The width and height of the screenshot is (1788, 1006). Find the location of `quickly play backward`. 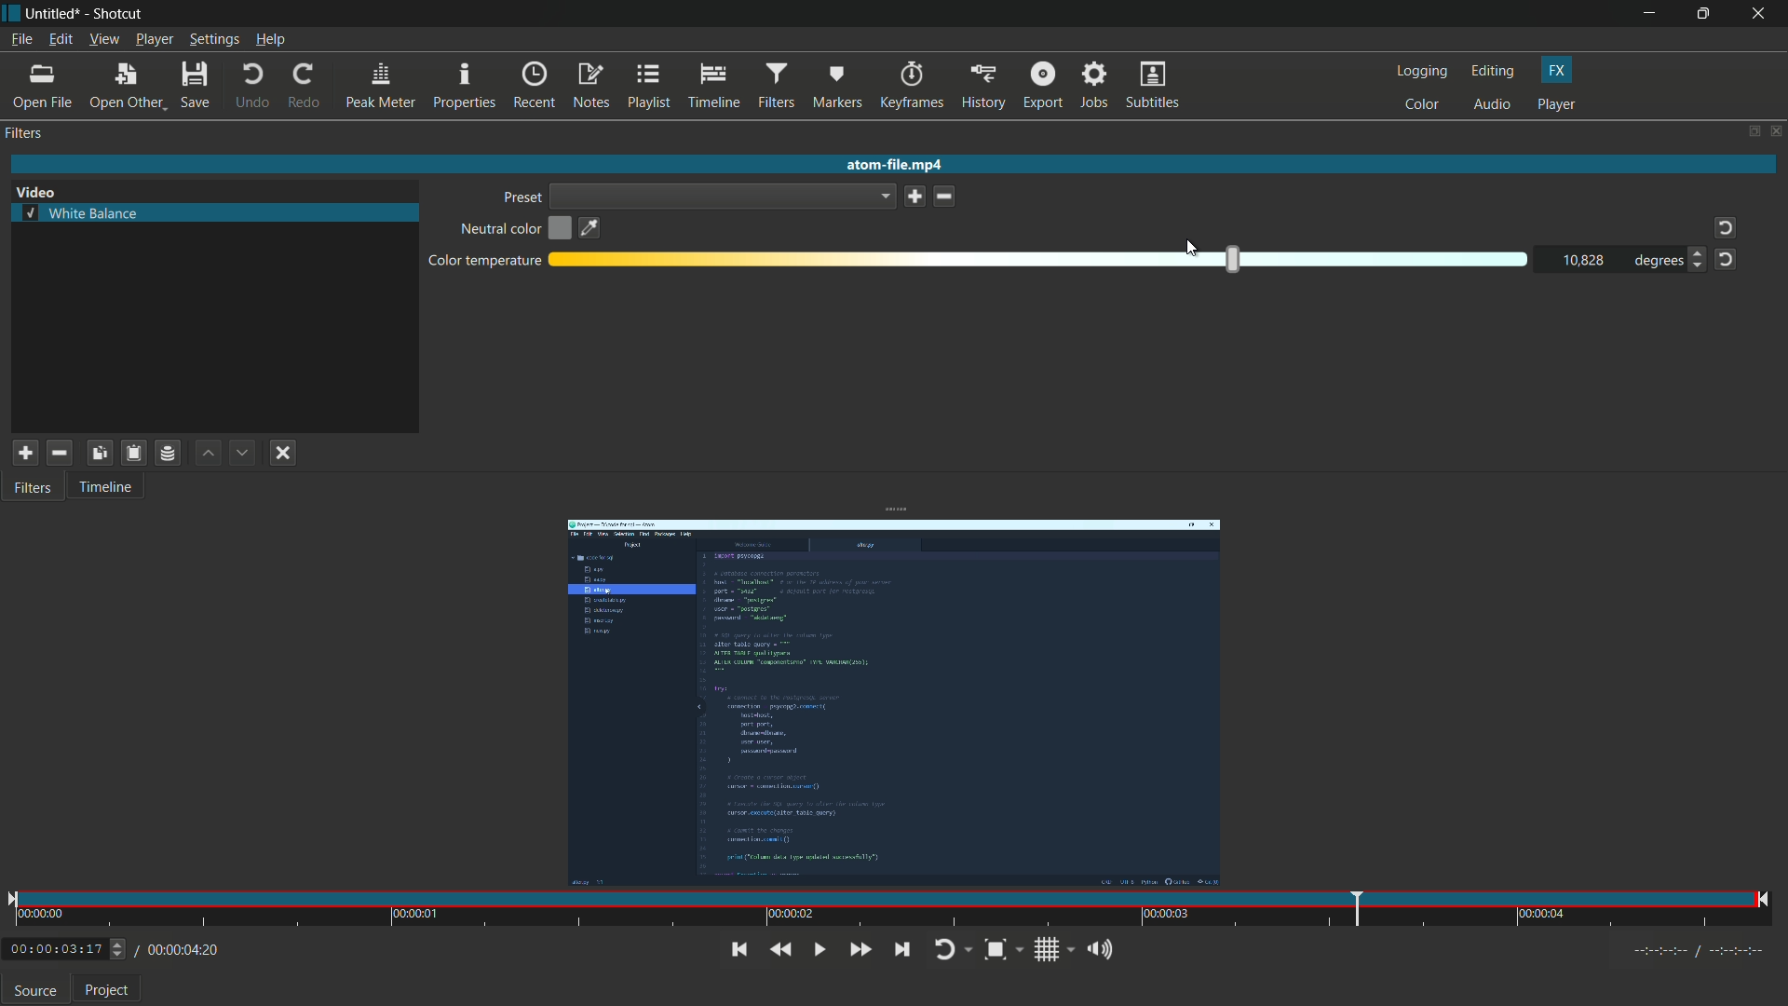

quickly play backward is located at coordinates (780, 950).